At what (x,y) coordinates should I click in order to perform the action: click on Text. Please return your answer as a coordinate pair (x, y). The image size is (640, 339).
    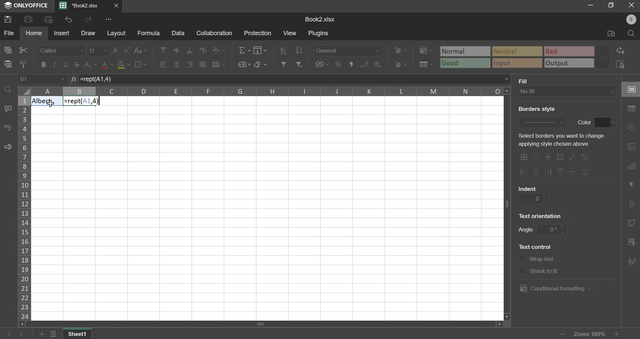
    Looking at the image, I should click on (46, 100).